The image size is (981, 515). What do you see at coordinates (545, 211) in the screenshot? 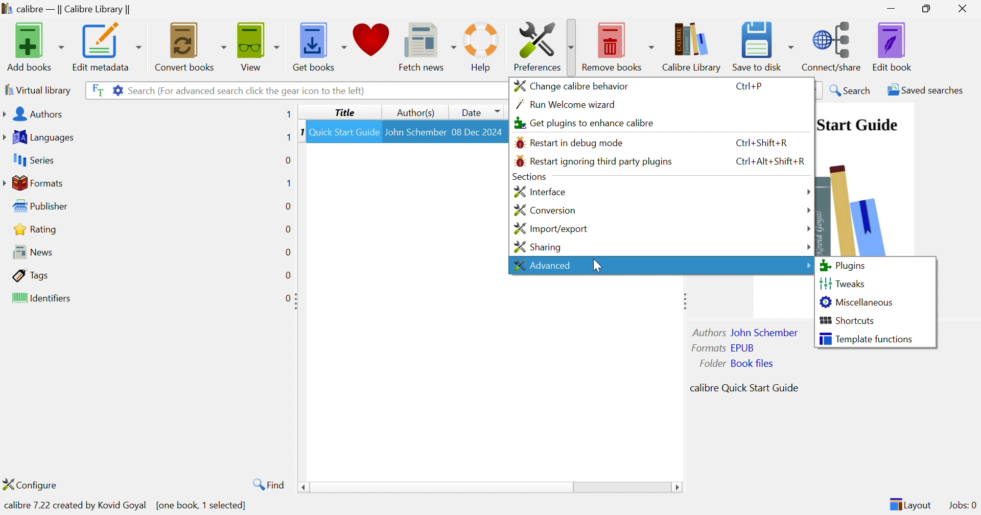
I see `Conversion` at bounding box center [545, 211].